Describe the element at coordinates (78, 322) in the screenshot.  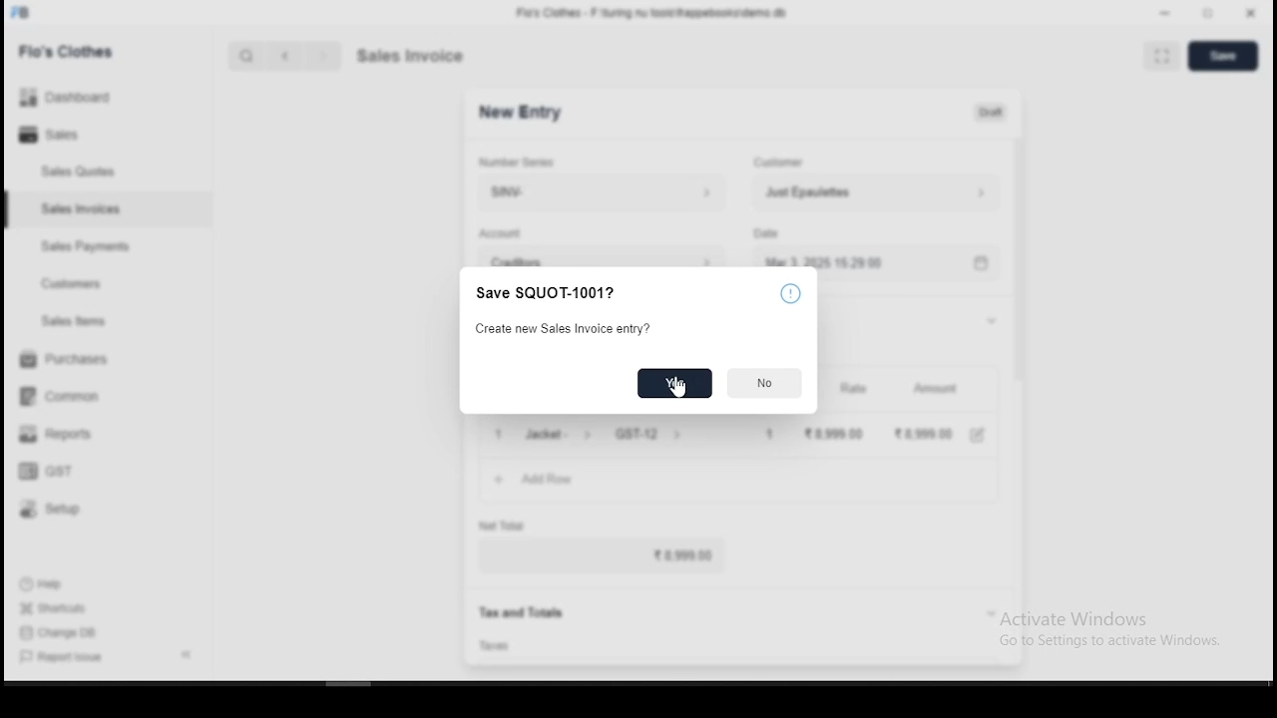
I see `ales items` at that location.